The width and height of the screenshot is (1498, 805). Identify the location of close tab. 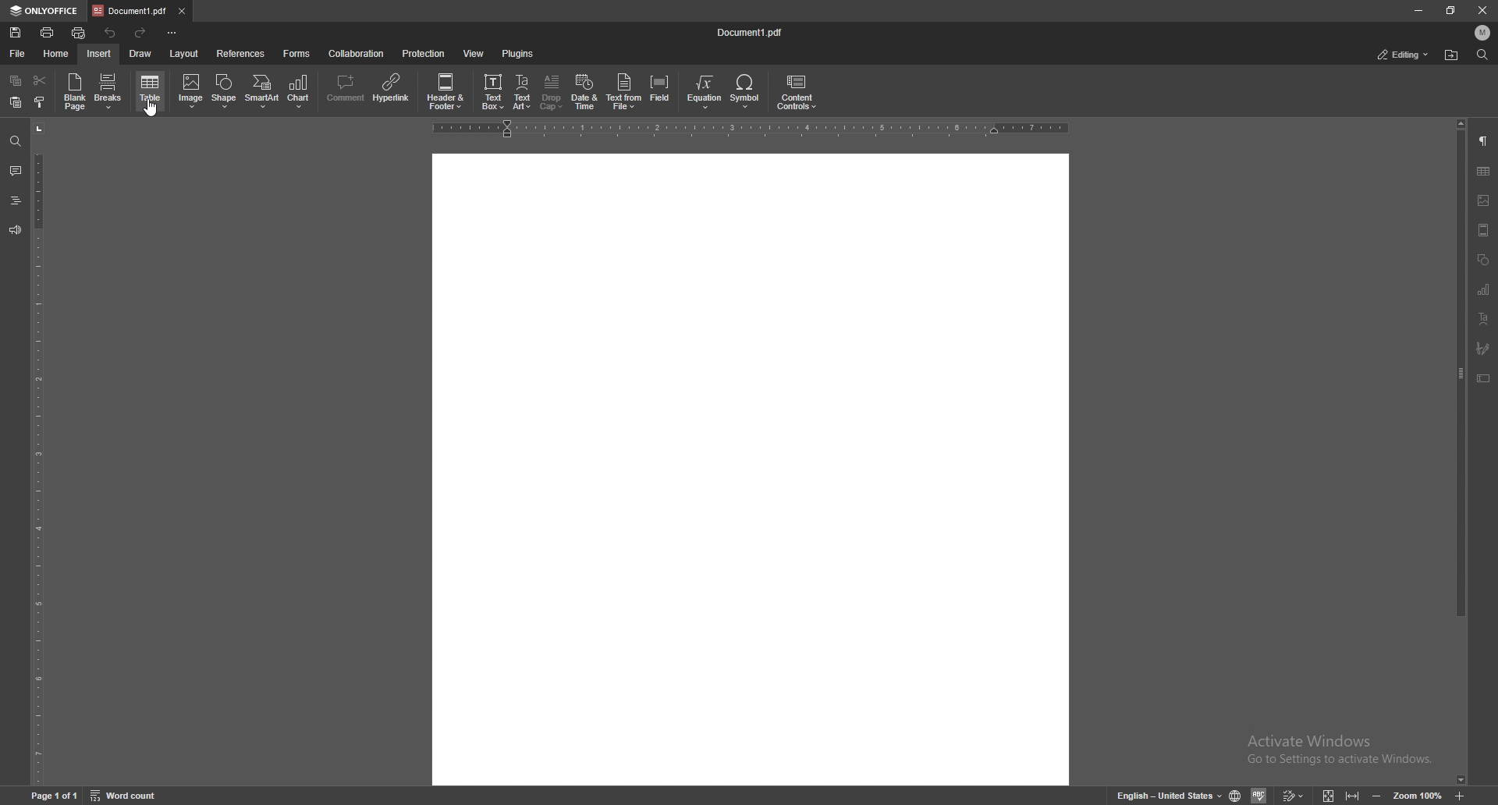
(183, 12).